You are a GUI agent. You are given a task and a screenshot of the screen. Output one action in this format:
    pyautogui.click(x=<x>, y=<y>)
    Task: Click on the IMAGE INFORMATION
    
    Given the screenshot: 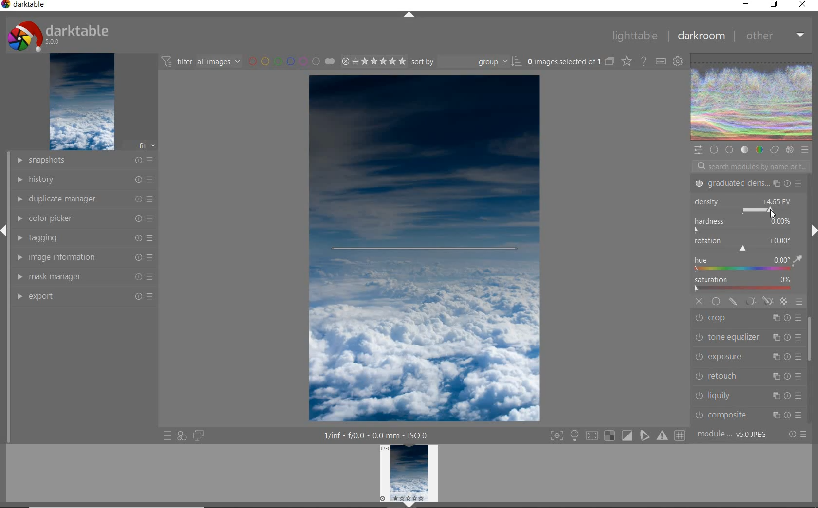 What is the action you would take?
    pyautogui.click(x=86, y=257)
    